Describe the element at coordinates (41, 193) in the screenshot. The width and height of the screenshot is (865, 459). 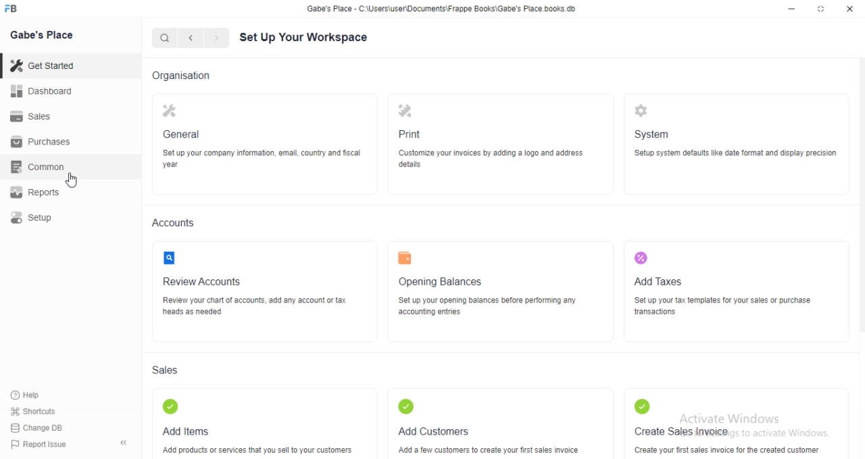
I see `Reports` at that location.